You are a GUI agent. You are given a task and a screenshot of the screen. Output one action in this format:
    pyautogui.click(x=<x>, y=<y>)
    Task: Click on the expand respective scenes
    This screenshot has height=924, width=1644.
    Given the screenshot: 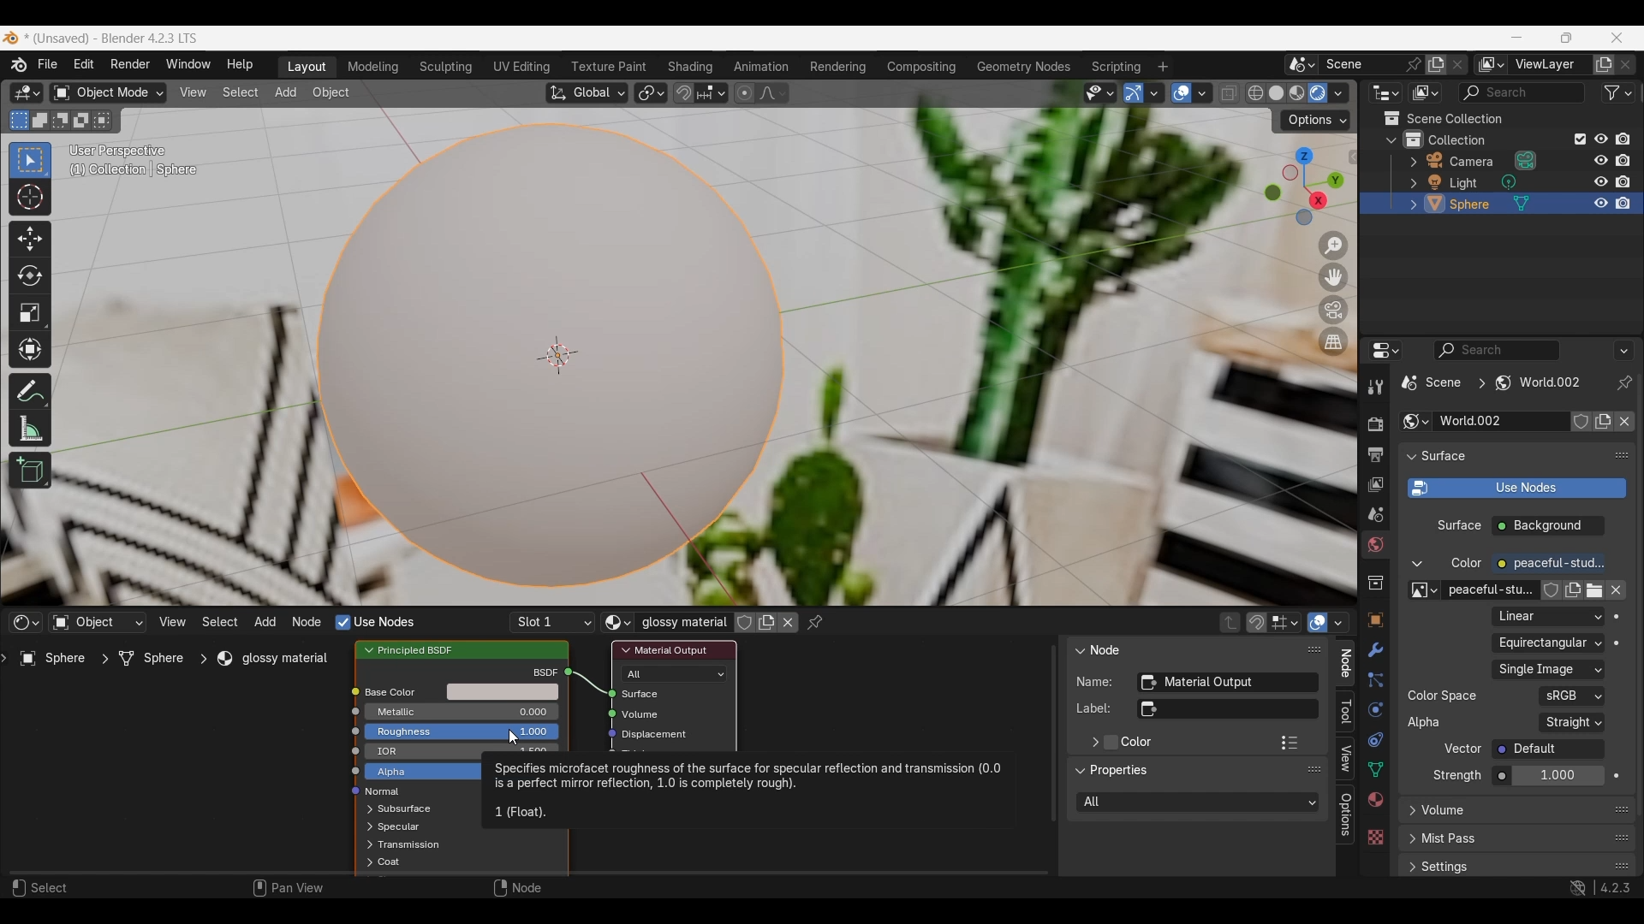 What is the action you would take?
    pyautogui.click(x=364, y=863)
    